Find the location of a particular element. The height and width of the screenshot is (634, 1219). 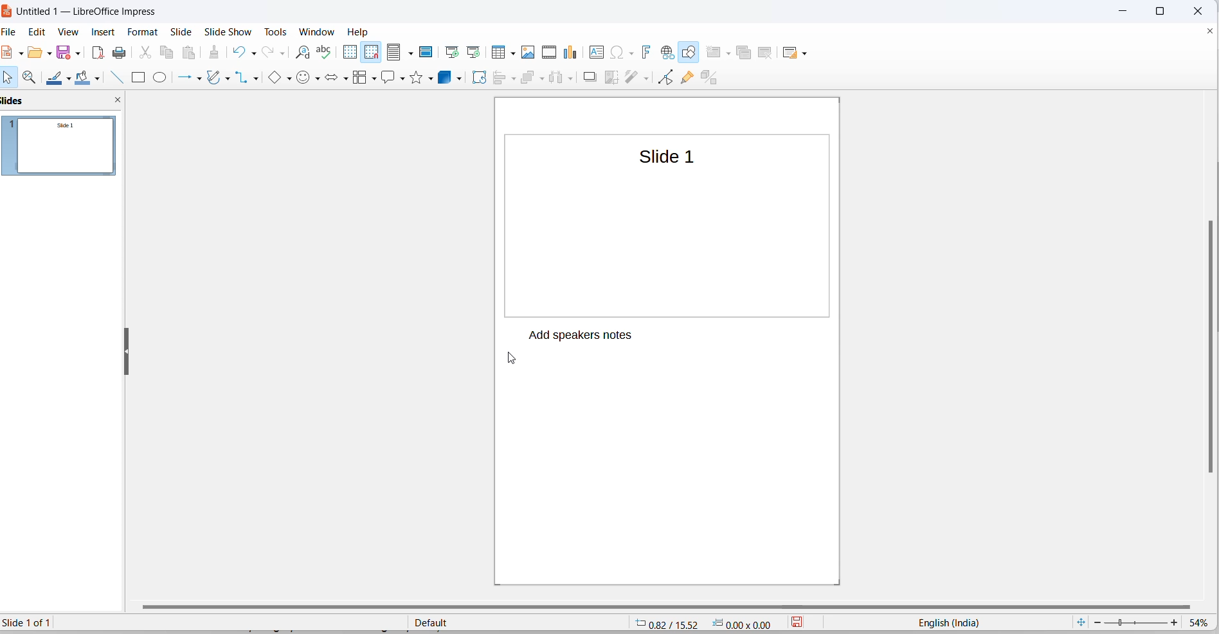

symbol shapes is located at coordinates (303, 78).